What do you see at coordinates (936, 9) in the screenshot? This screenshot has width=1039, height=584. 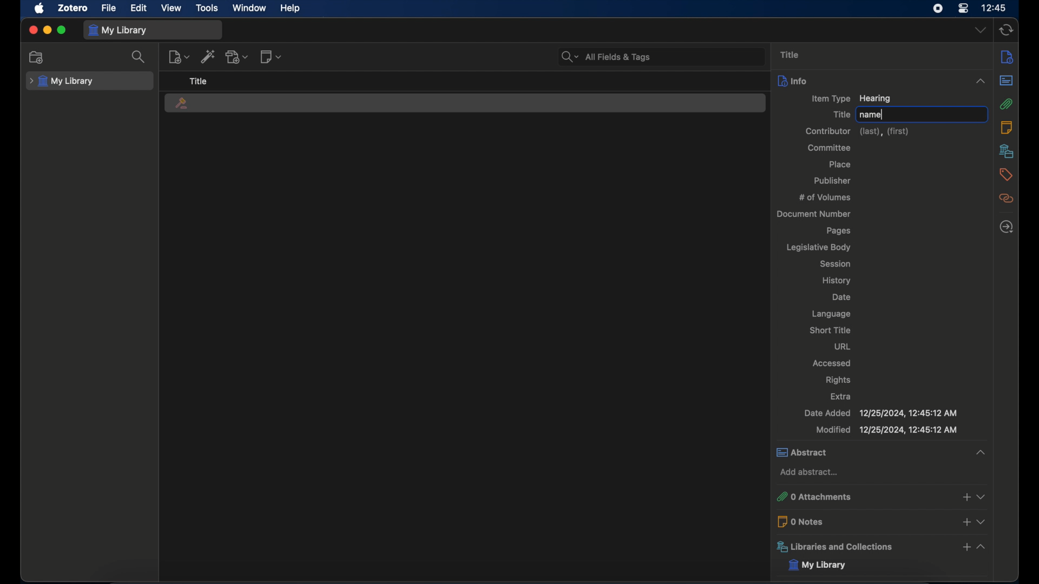 I see `screen recorder ` at bounding box center [936, 9].